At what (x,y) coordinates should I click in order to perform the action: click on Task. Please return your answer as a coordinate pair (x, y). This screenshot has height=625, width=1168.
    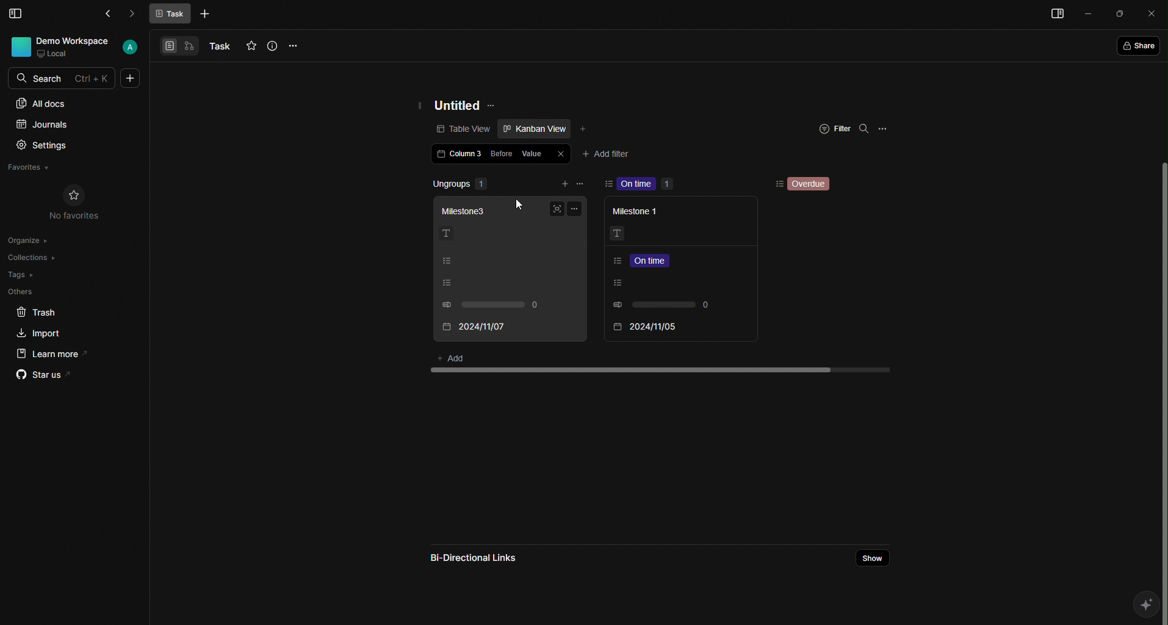
    Looking at the image, I should click on (170, 14).